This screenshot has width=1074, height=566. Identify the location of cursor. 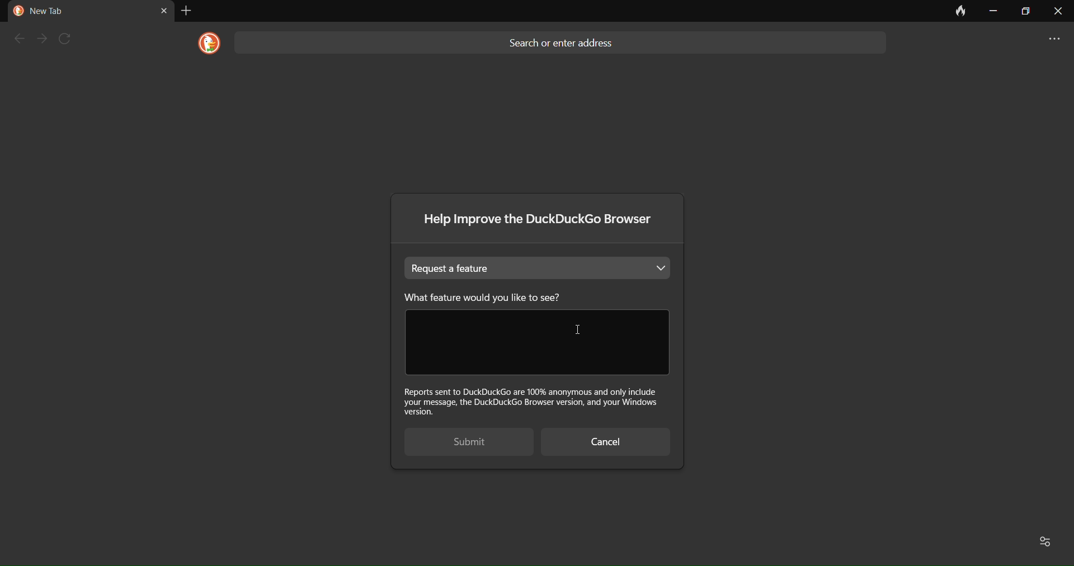
(577, 331).